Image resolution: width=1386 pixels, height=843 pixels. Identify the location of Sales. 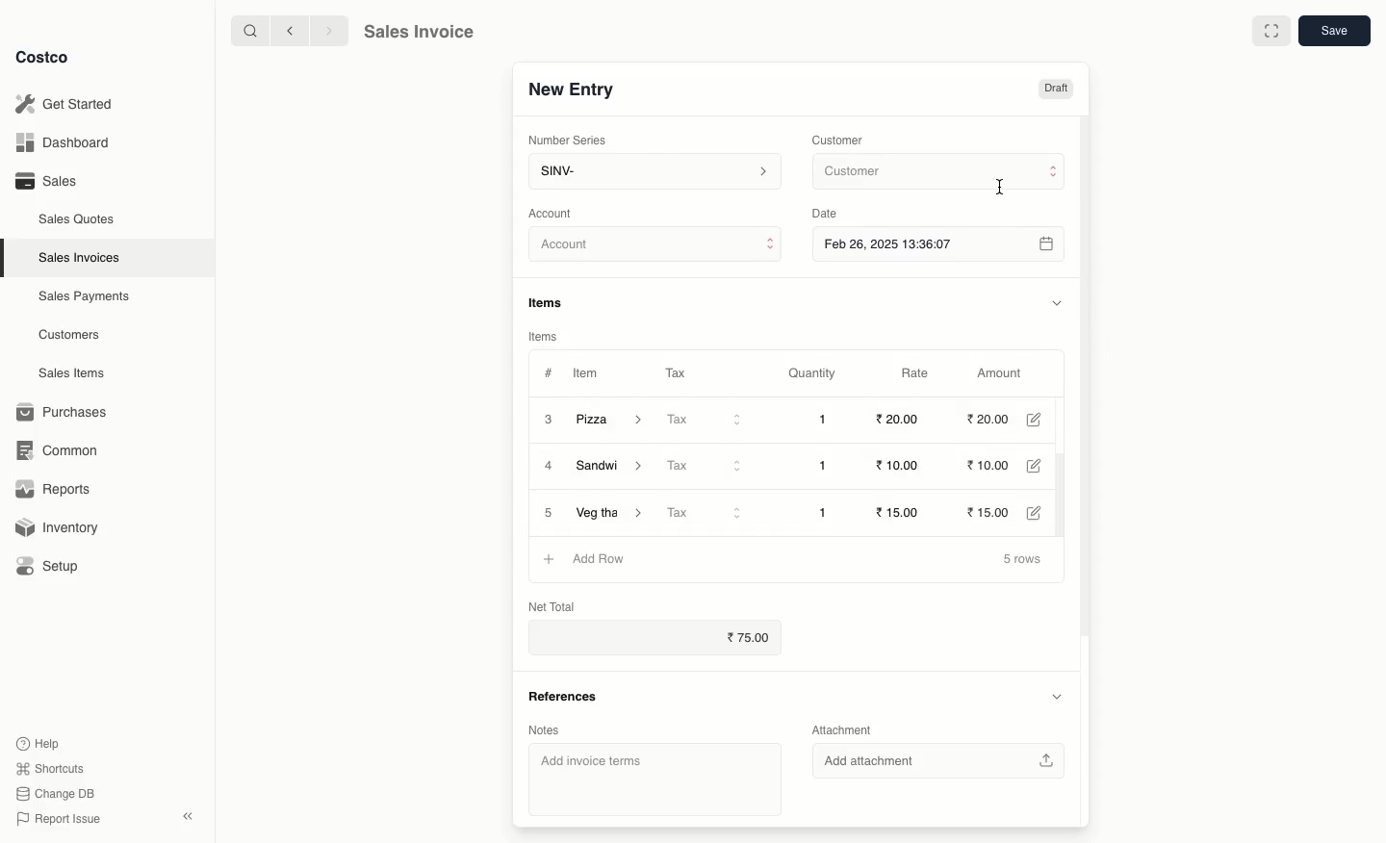
(45, 181).